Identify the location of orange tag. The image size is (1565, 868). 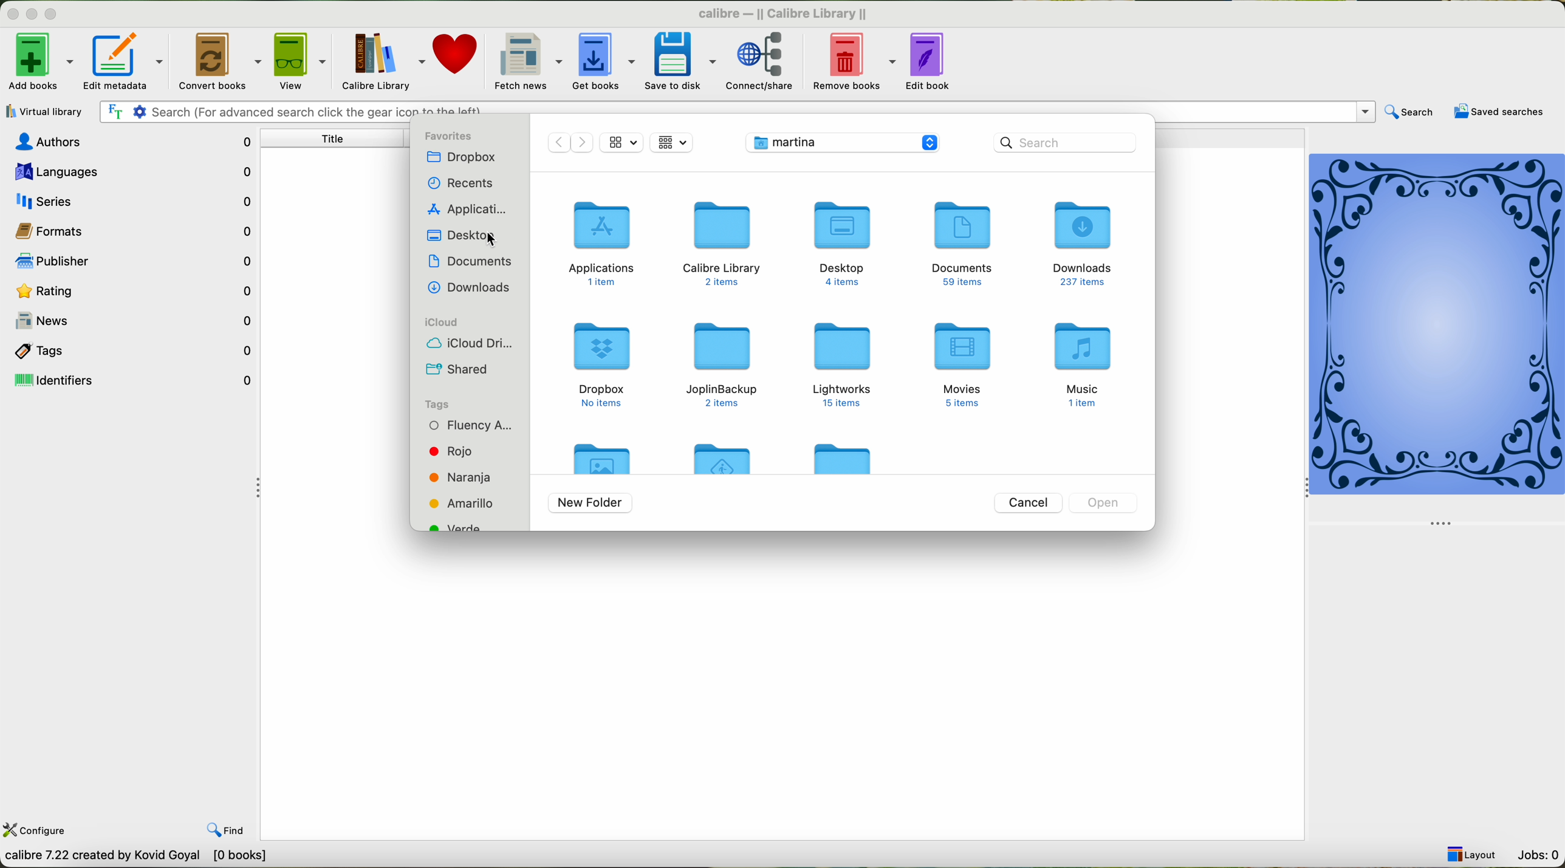
(462, 478).